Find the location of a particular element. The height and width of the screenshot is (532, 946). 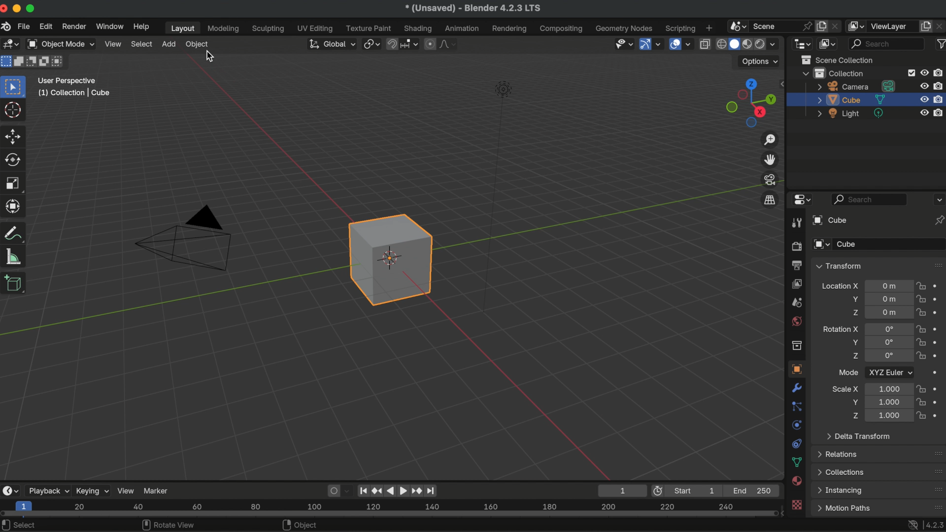

lock rotation is located at coordinates (922, 357).